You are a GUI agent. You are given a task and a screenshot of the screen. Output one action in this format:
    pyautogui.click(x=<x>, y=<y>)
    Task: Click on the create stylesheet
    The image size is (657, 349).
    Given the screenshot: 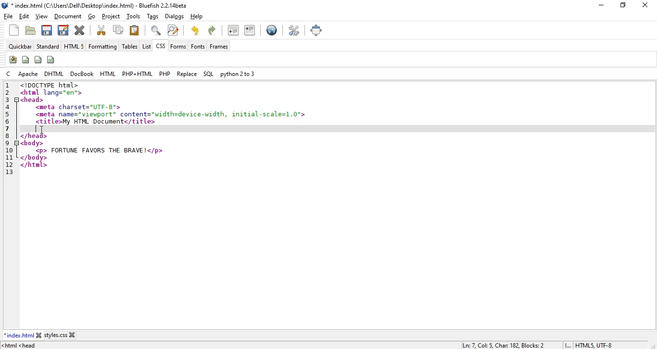 What is the action you would take?
    pyautogui.click(x=13, y=60)
    